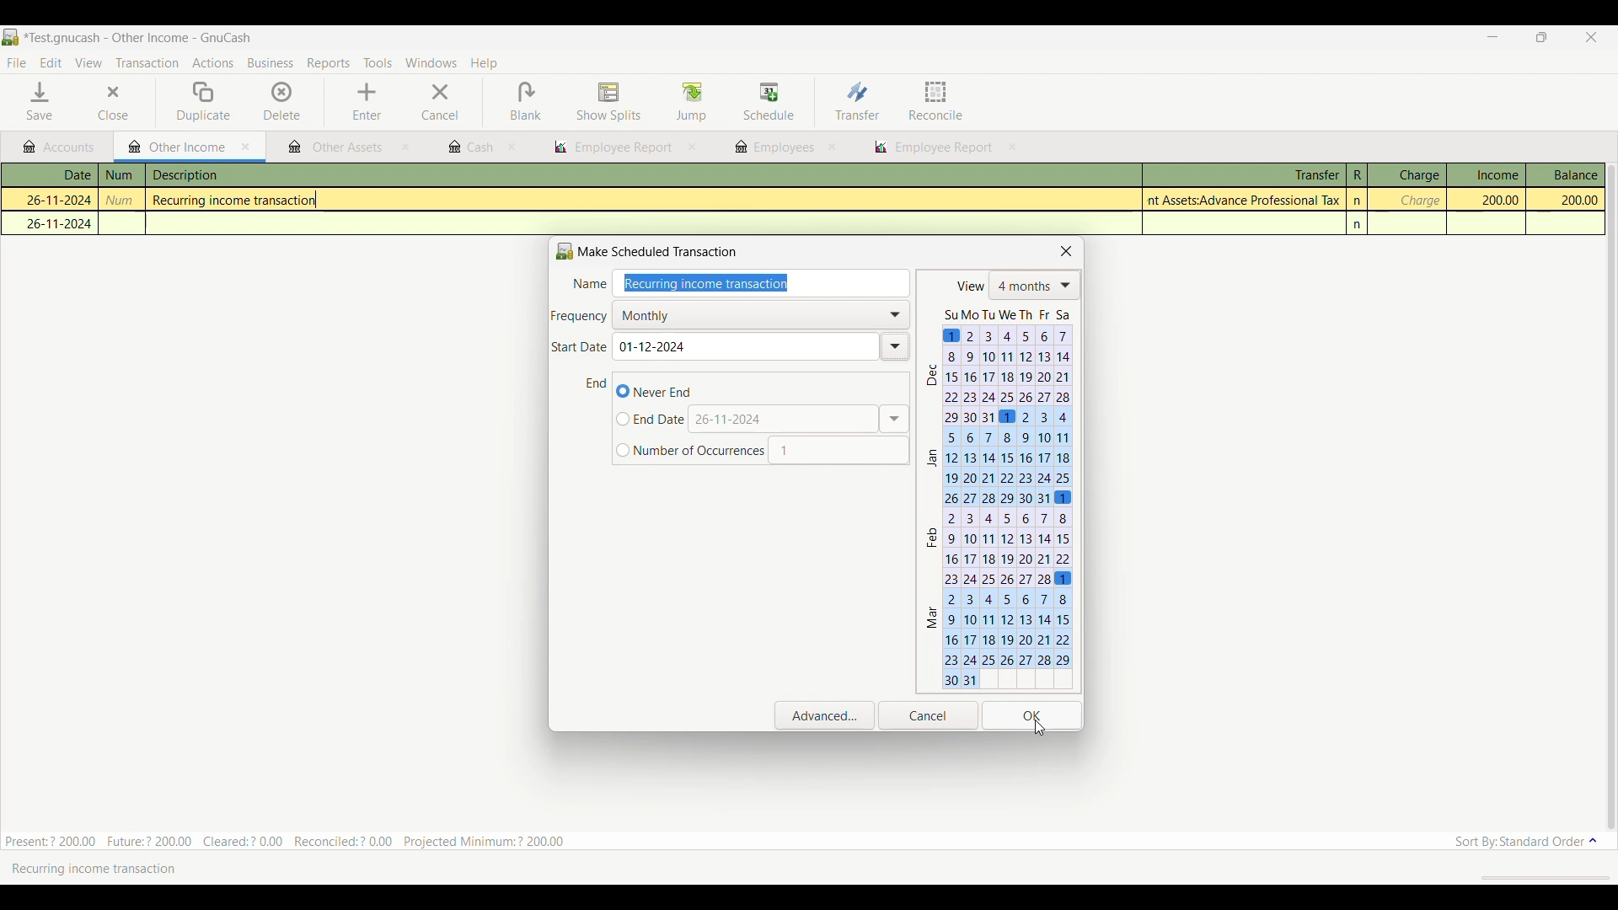 The width and height of the screenshot is (1618, 910). Describe the element at coordinates (928, 716) in the screenshot. I see `Cancel inputs` at that location.